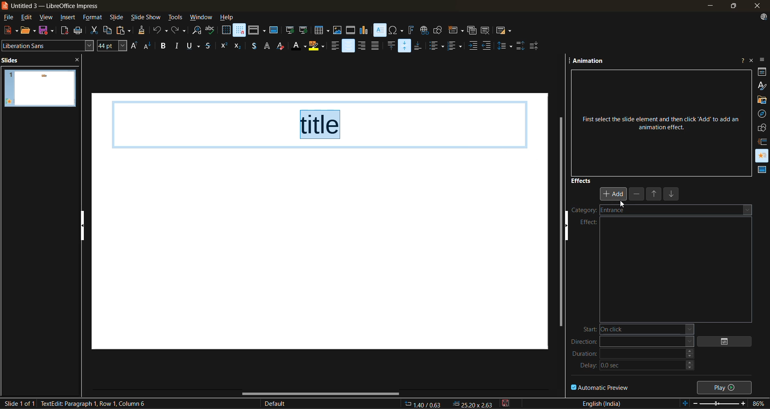  What do you see at coordinates (349, 46) in the screenshot?
I see `align center` at bounding box center [349, 46].